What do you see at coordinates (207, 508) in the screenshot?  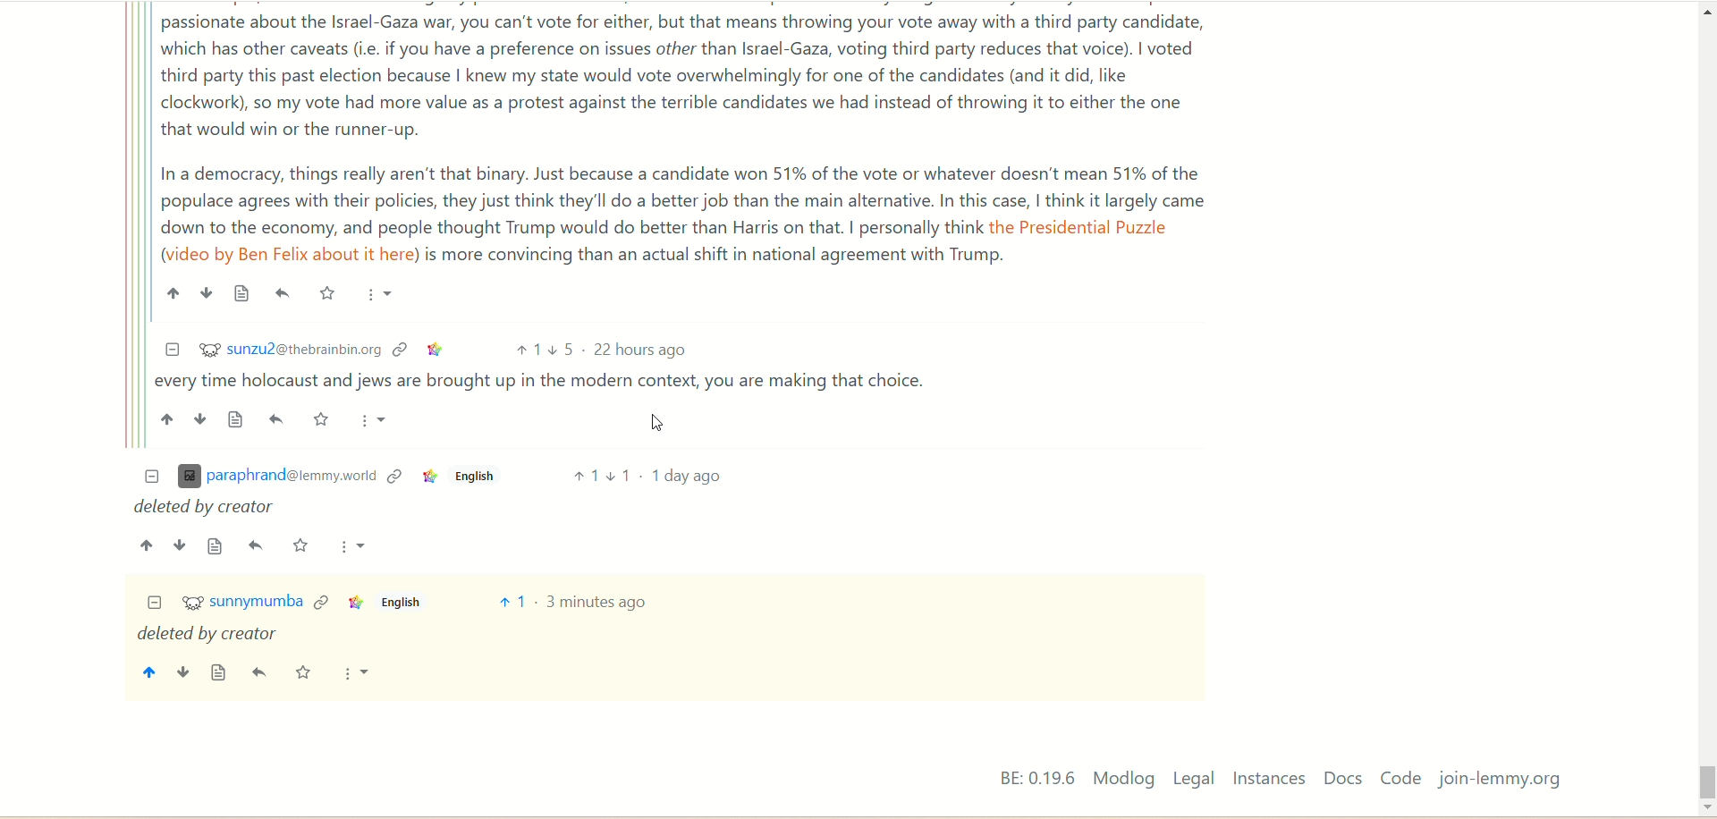 I see `deleted by creator` at bounding box center [207, 508].